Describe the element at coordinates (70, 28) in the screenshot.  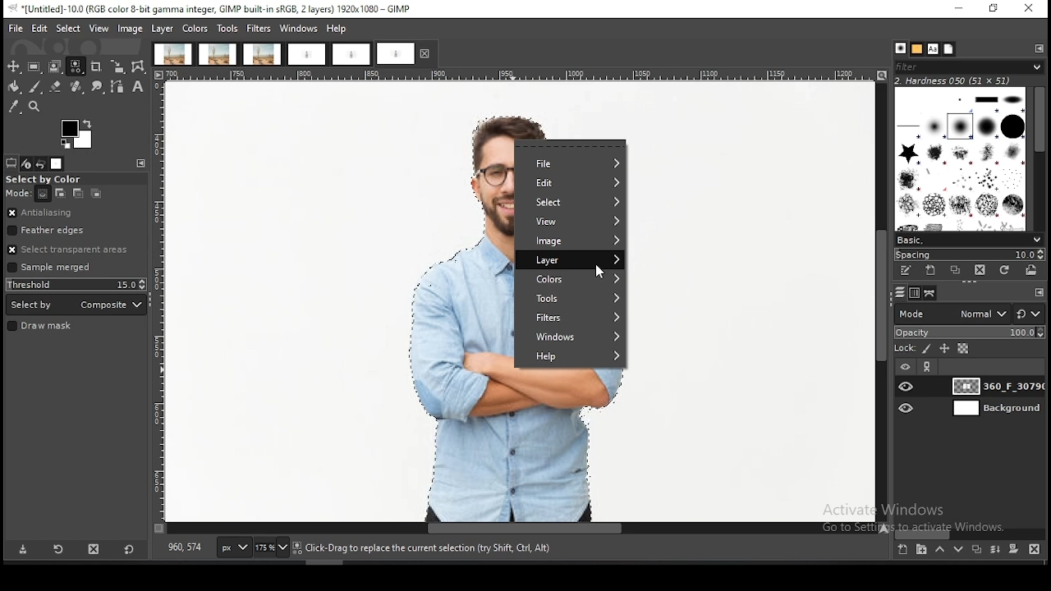
I see `select` at that location.